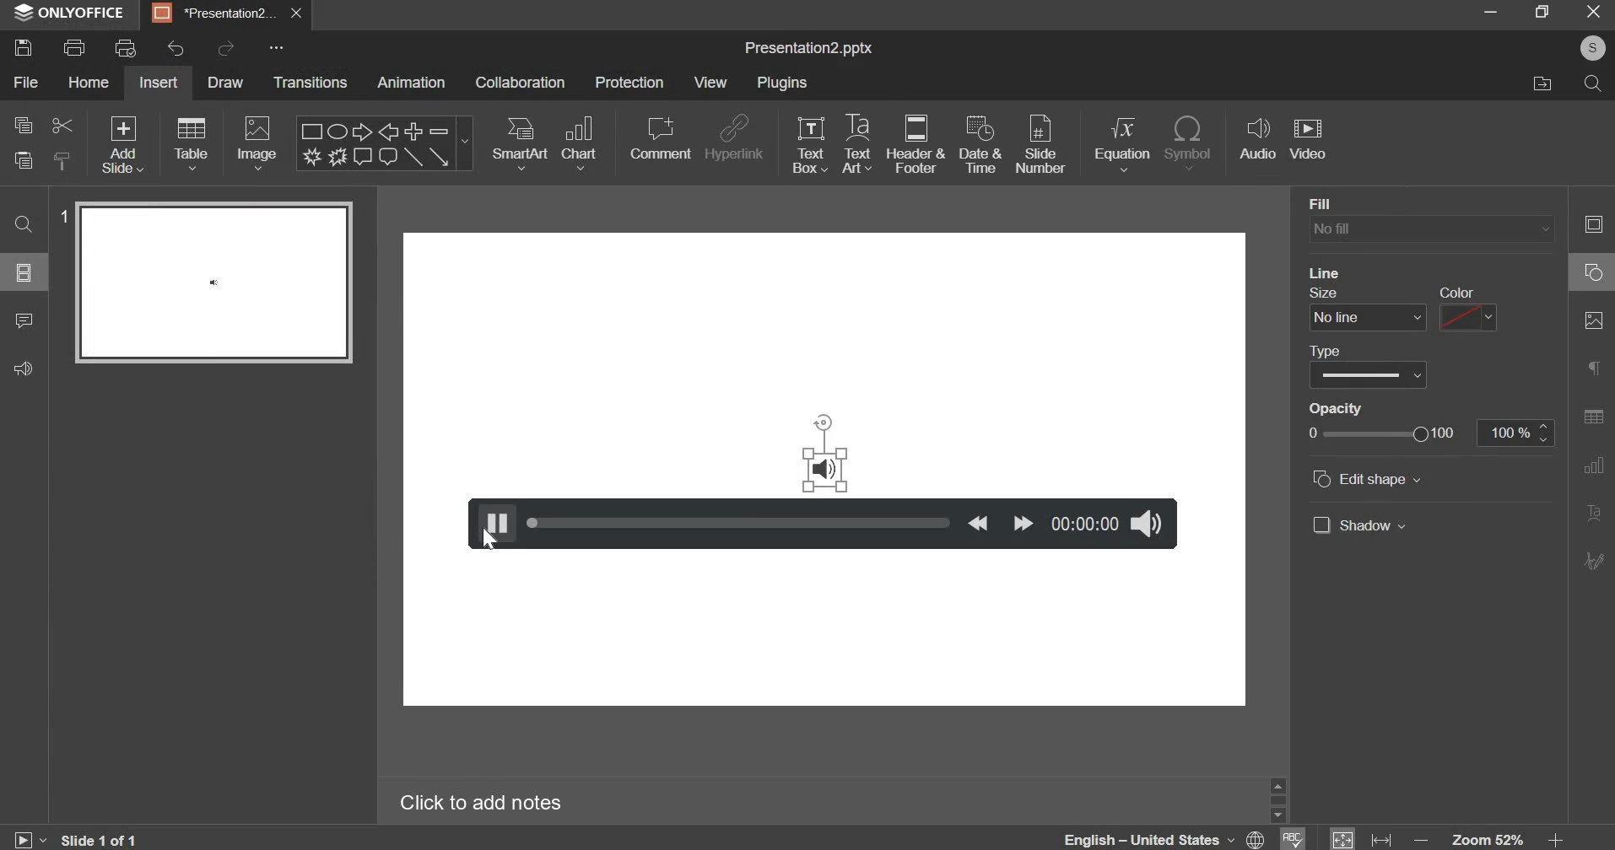 The height and width of the screenshot is (850, 1615). What do you see at coordinates (1470, 317) in the screenshot?
I see `line color` at bounding box center [1470, 317].